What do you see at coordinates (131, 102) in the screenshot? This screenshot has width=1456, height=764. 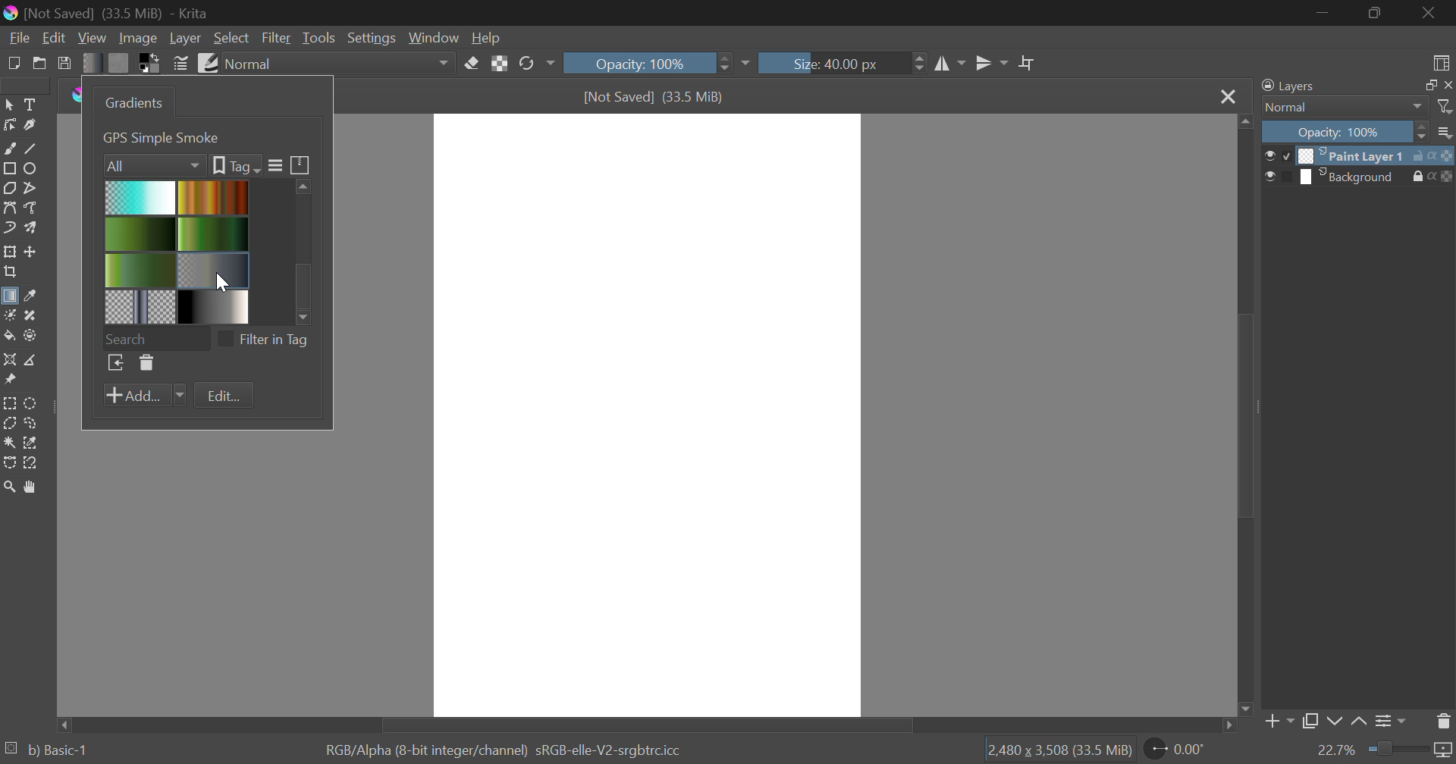 I see `Gradients` at bounding box center [131, 102].